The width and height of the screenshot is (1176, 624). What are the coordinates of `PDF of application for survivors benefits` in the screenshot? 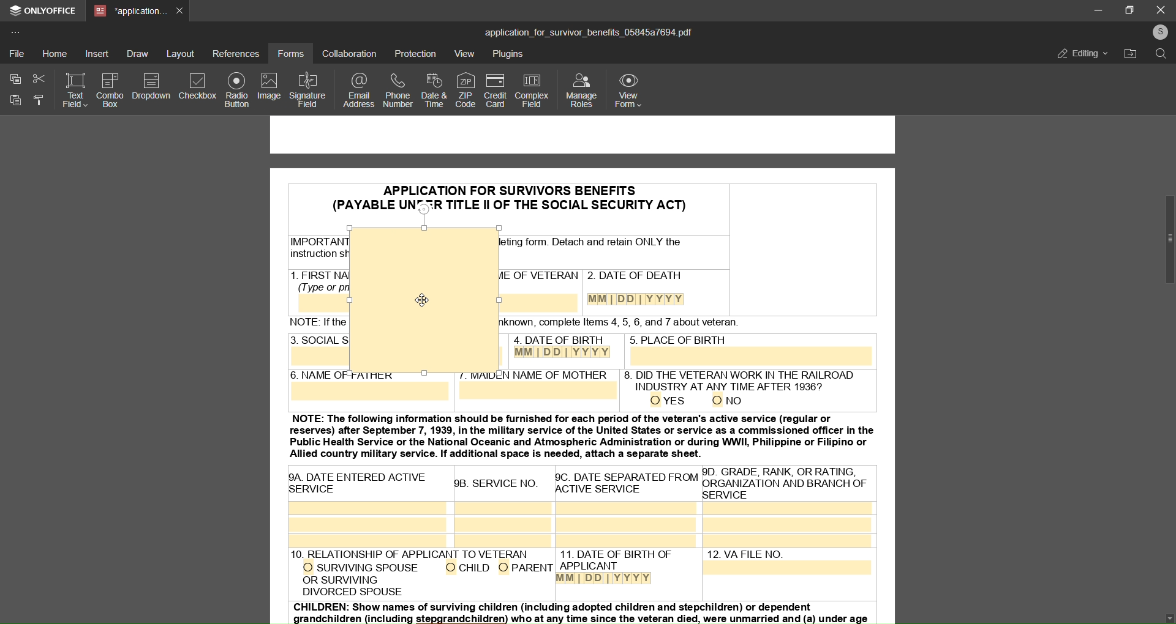 It's located at (421, 185).